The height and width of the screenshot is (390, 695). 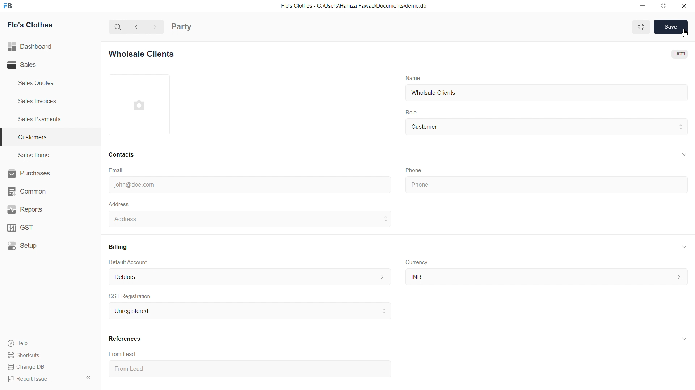 What do you see at coordinates (417, 262) in the screenshot?
I see `Currency` at bounding box center [417, 262].